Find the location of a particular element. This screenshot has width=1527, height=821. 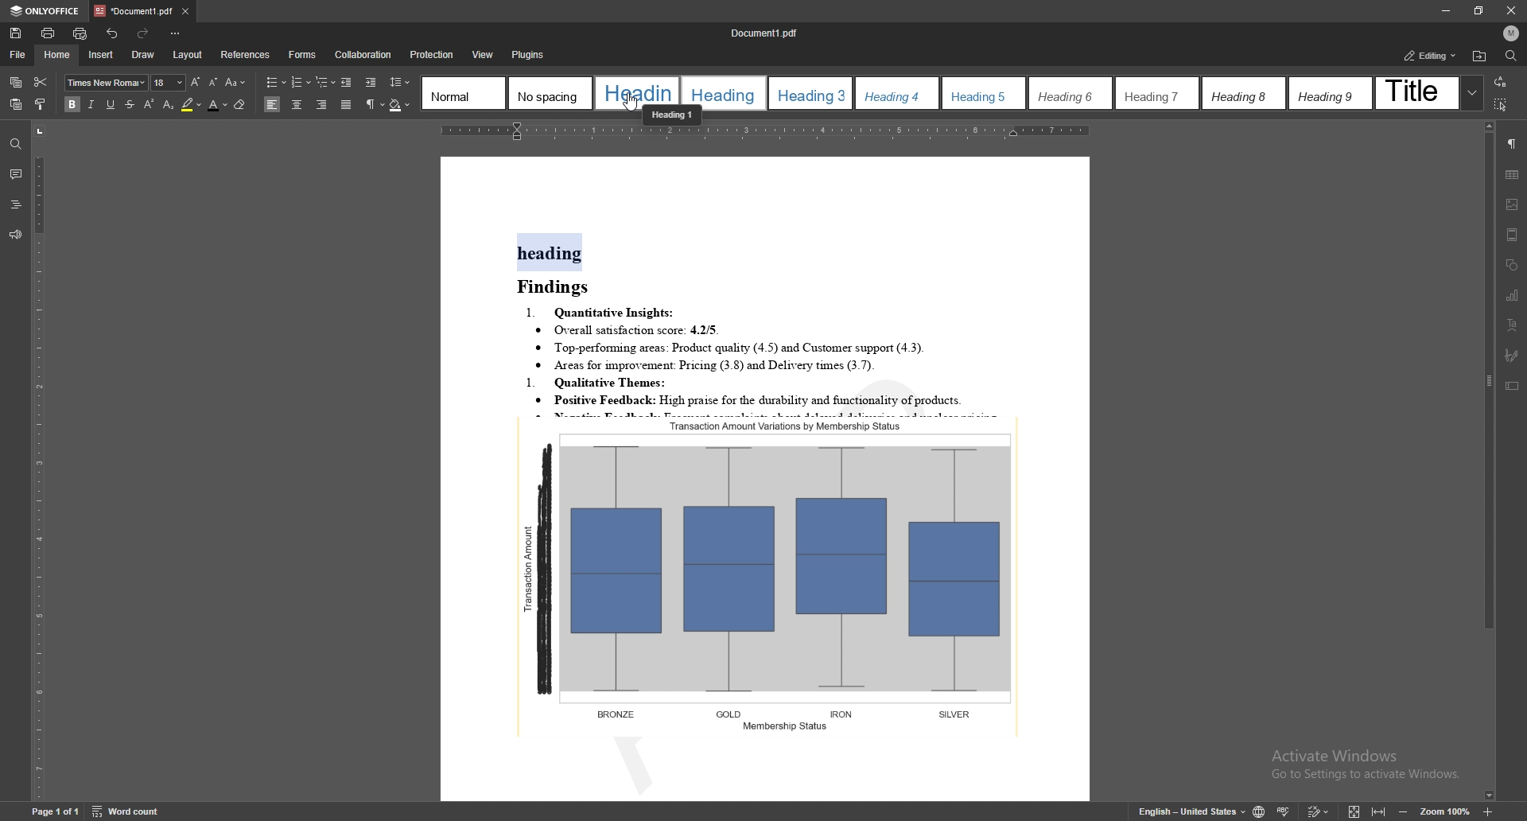

insert is located at coordinates (100, 54).